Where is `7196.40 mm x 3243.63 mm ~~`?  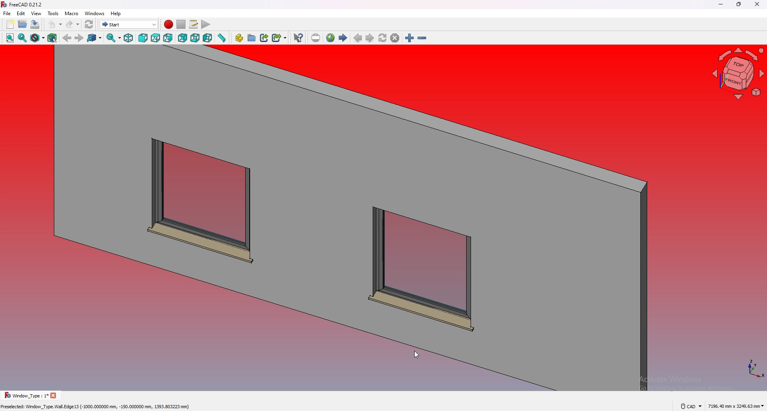 7196.40 mm x 3243.63 mm ~~ is located at coordinates (736, 405).